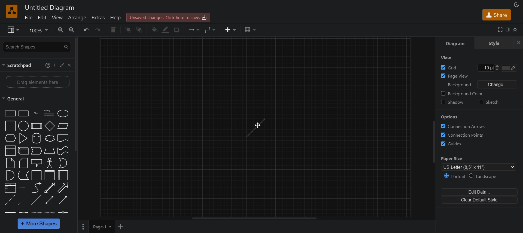 The image size is (523, 233). What do you see at coordinates (36, 163) in the screenshot?
I see `Callout` at bounding box center [36, 163].